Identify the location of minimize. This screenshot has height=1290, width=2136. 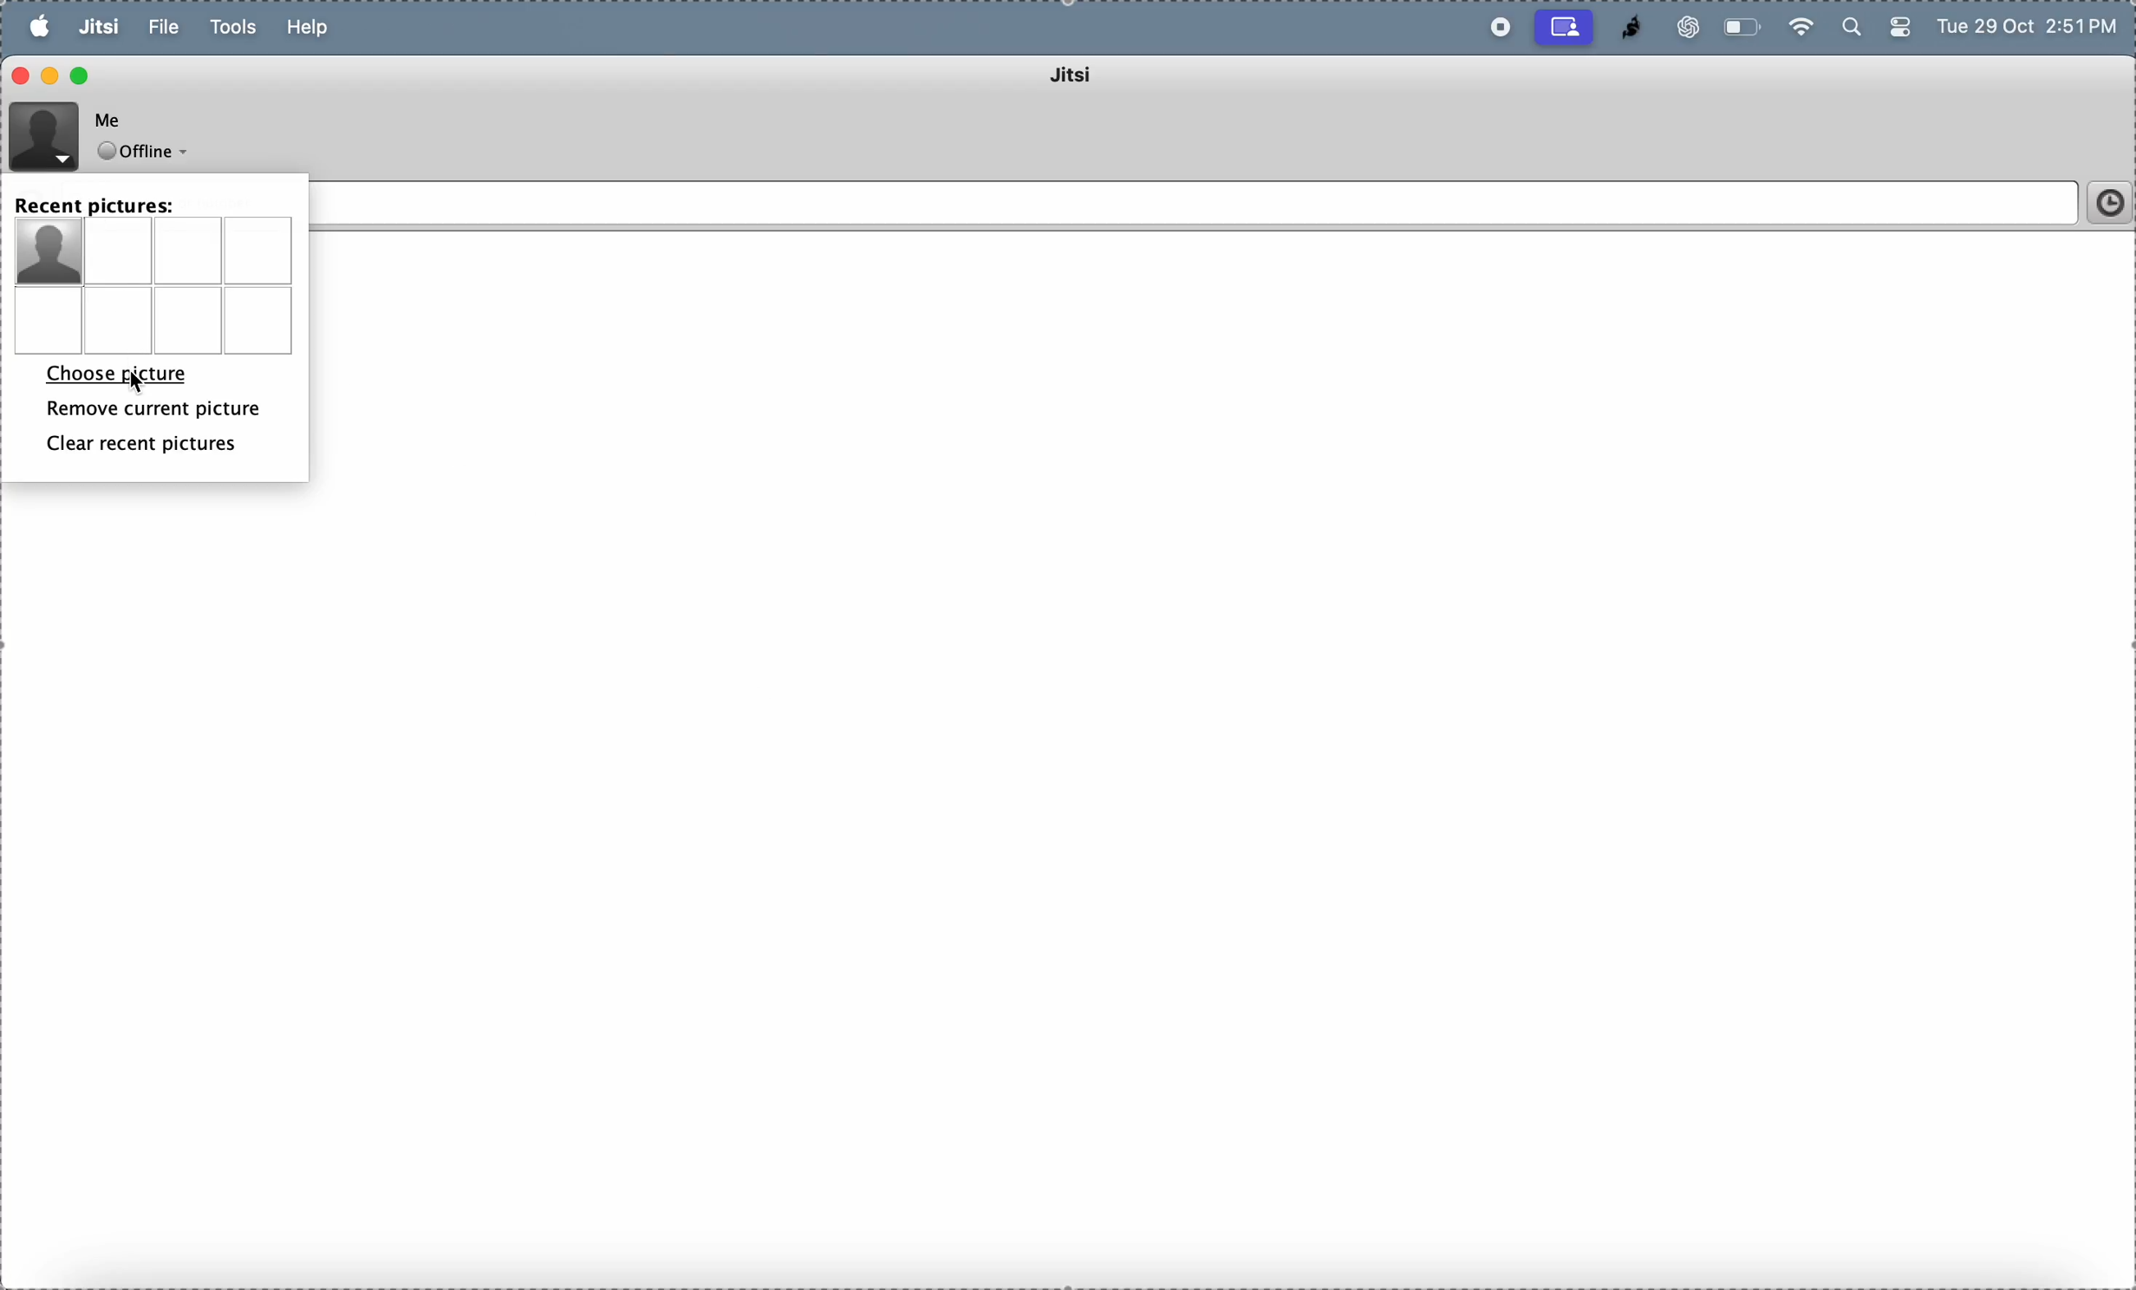
(53, 75).